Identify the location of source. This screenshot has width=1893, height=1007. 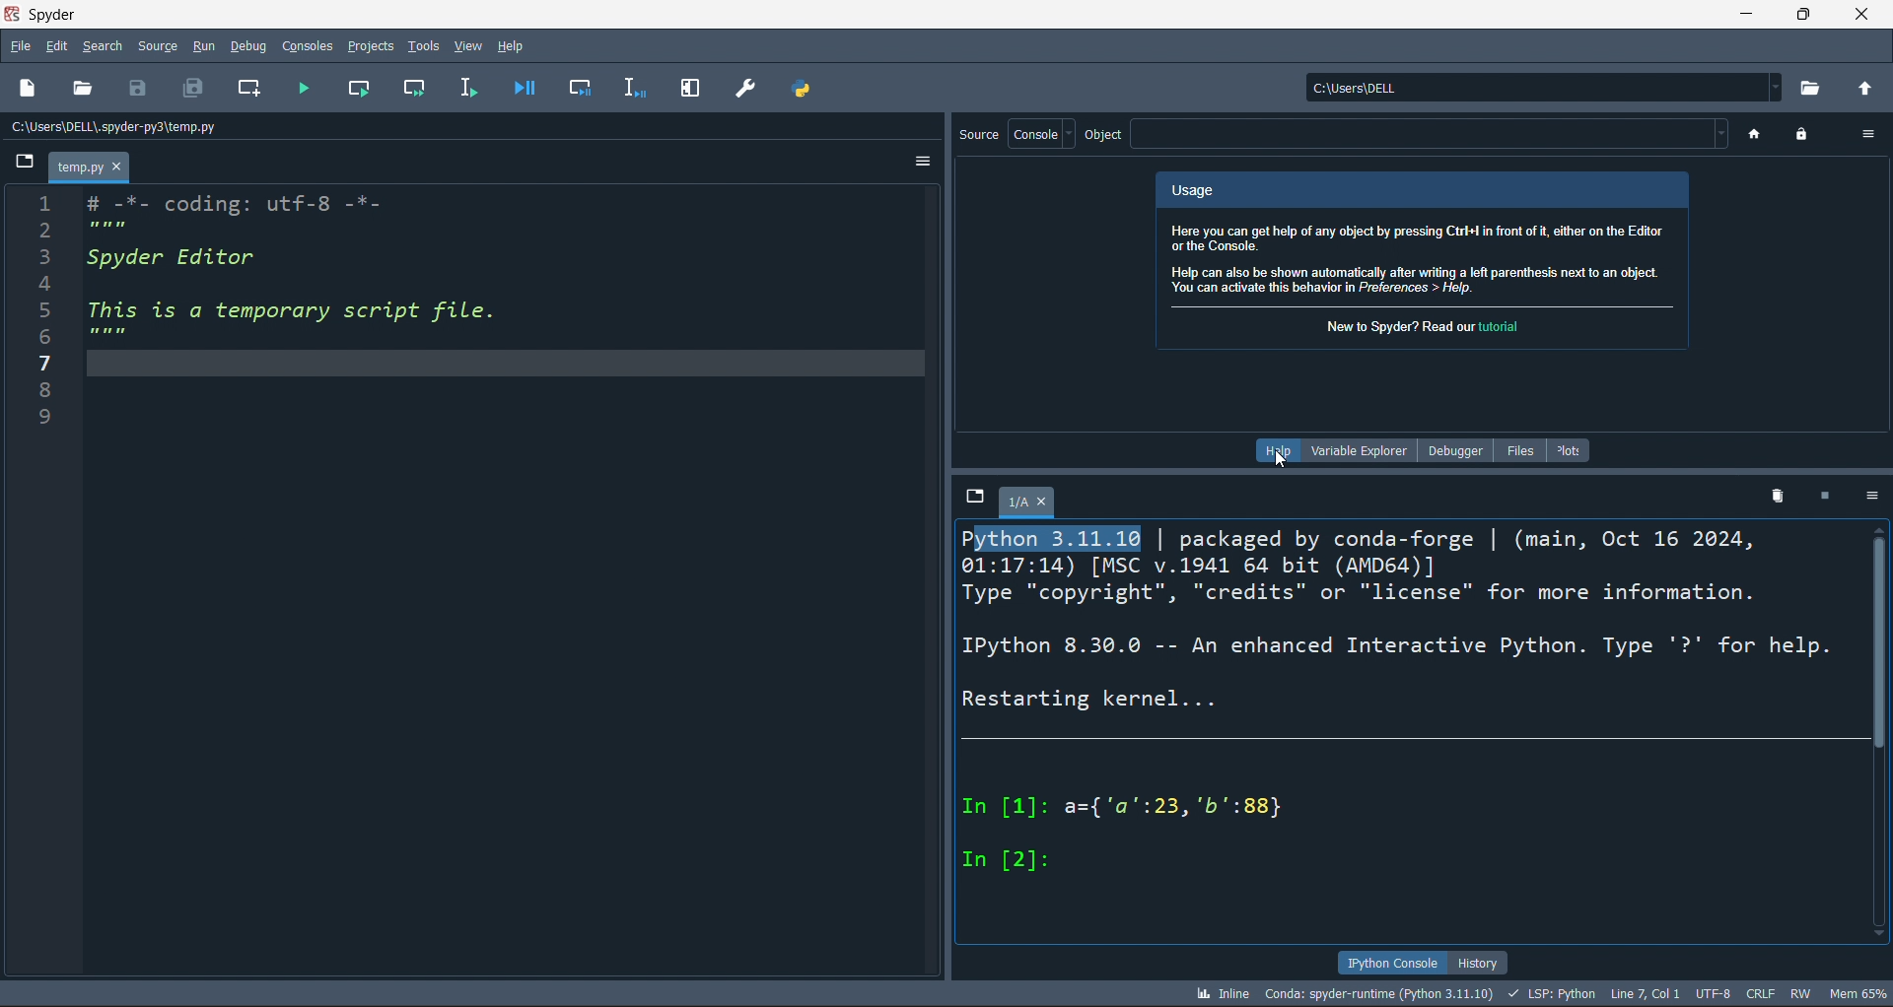
(154, 44).